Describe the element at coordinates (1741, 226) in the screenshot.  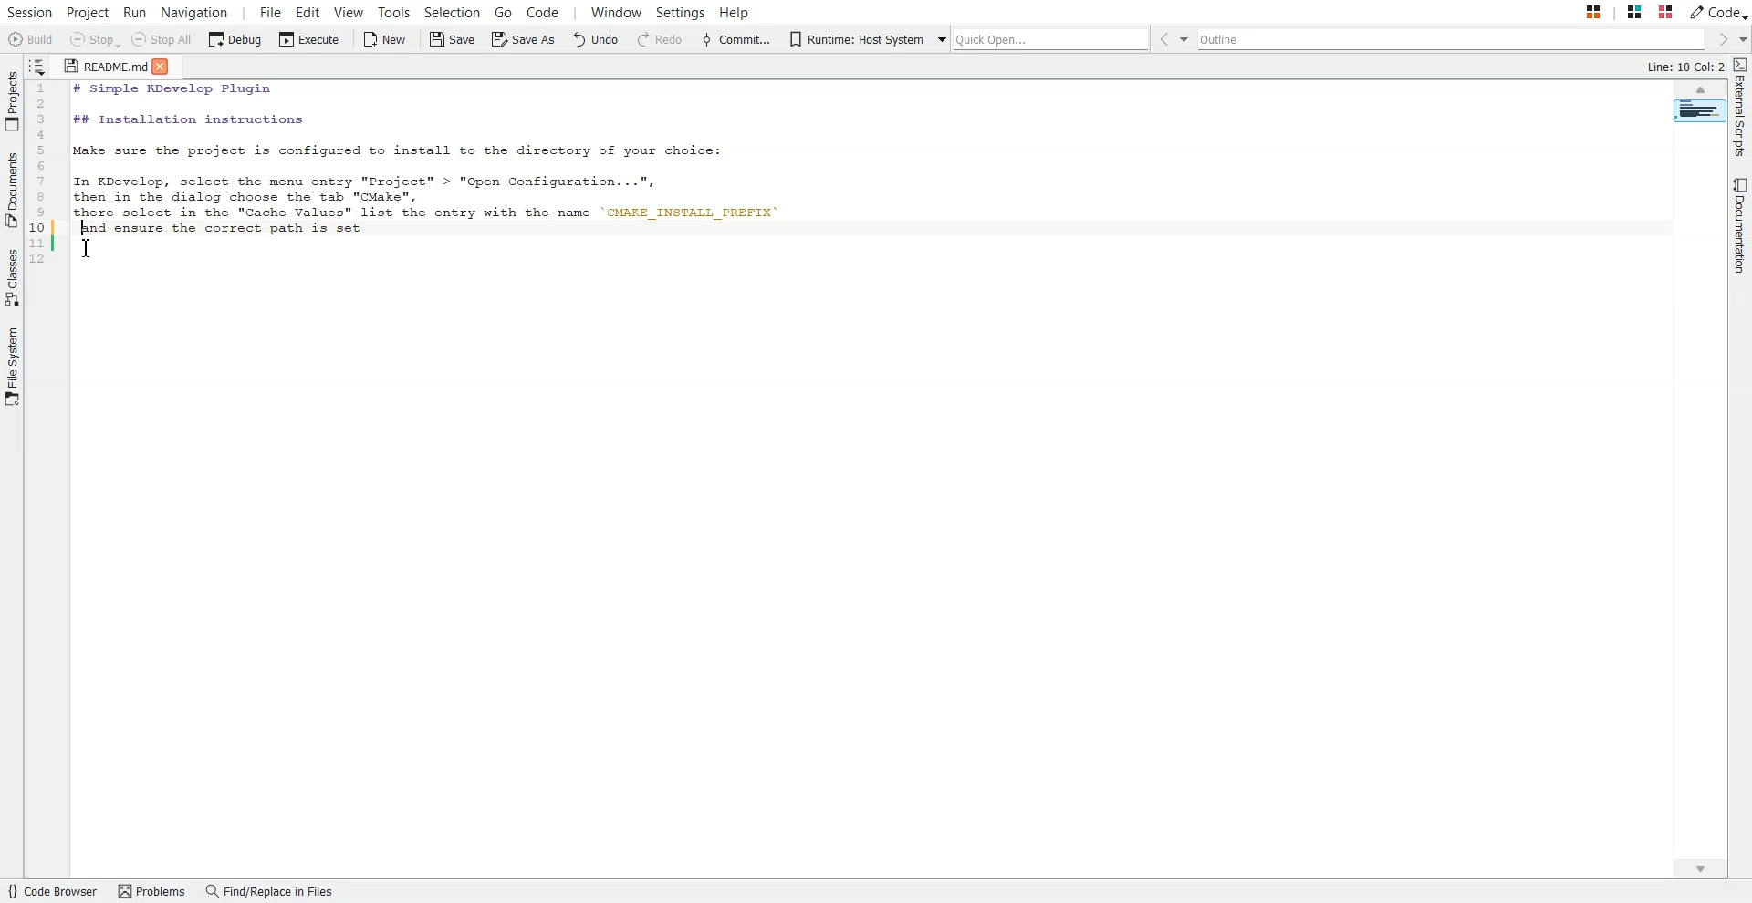
I see `Documentation` at that location.